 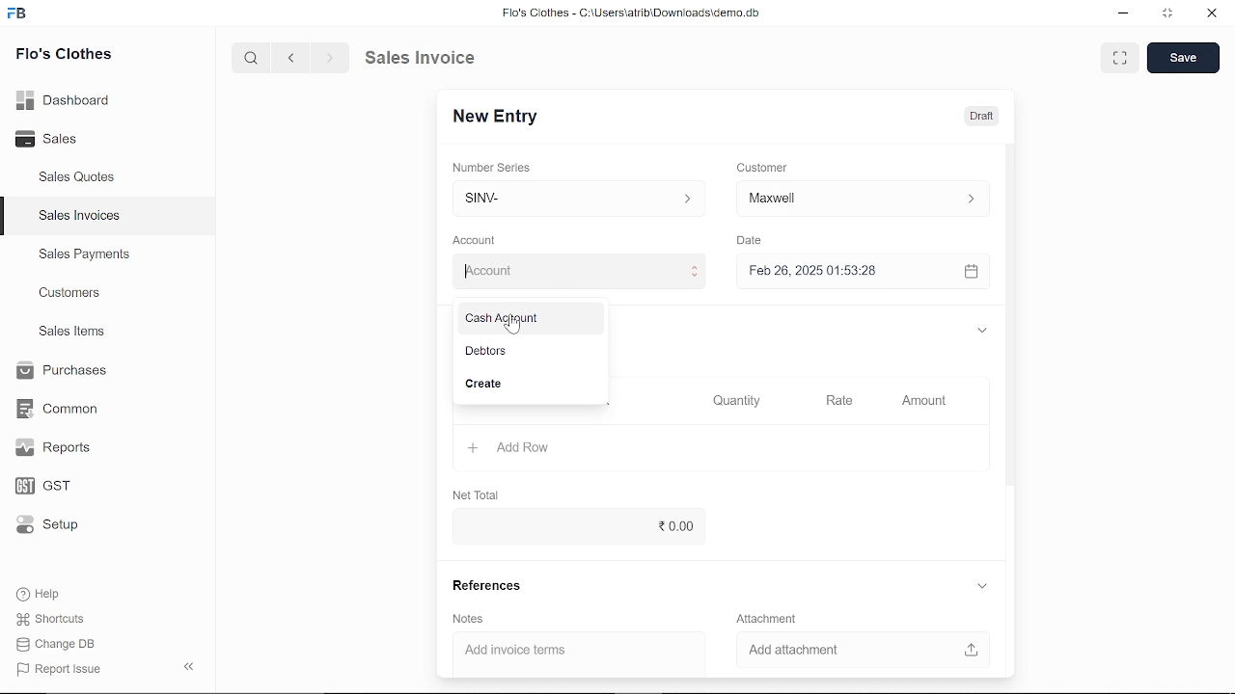 What do you see at coordinates (764, 167) in the screenshot?
I see `Customer` at bounding box center [764, 167].